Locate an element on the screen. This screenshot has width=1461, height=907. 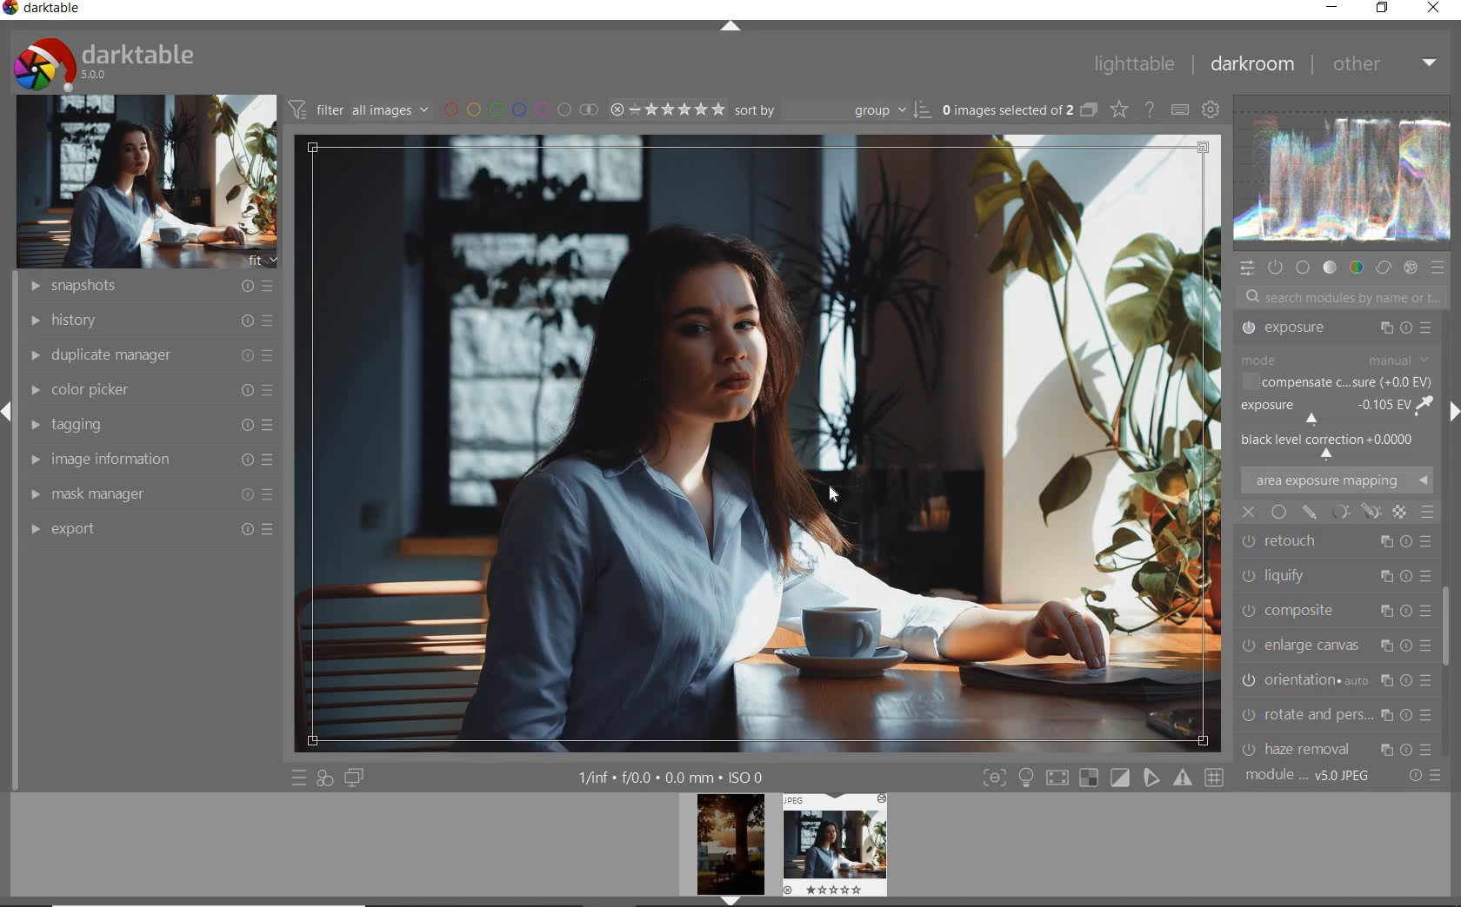
SCROLLBAR is located at coordinates (1450, 635).